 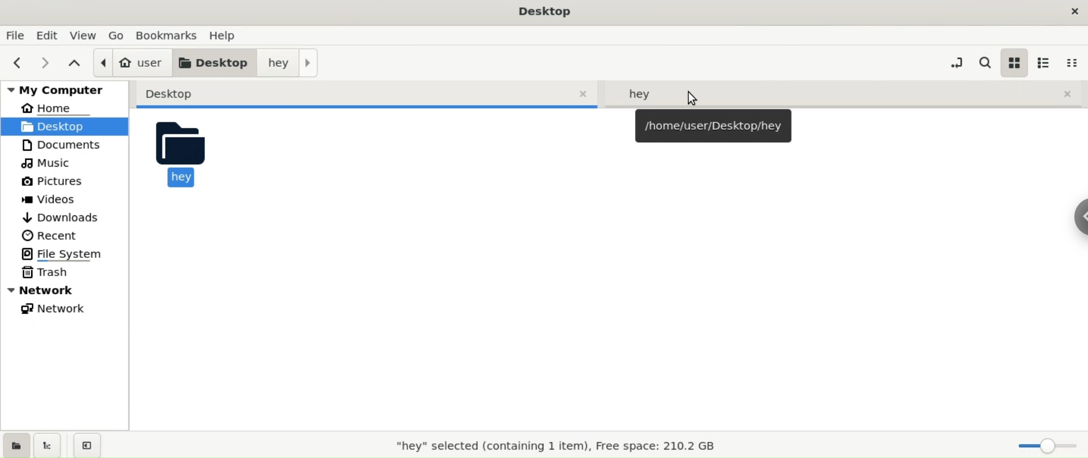 I want to click on sidebar, so click(x=1081, y=217).